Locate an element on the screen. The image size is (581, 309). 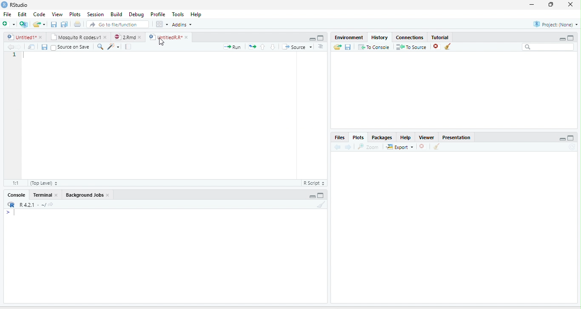
Maximize is located at coordinates (321, 195).